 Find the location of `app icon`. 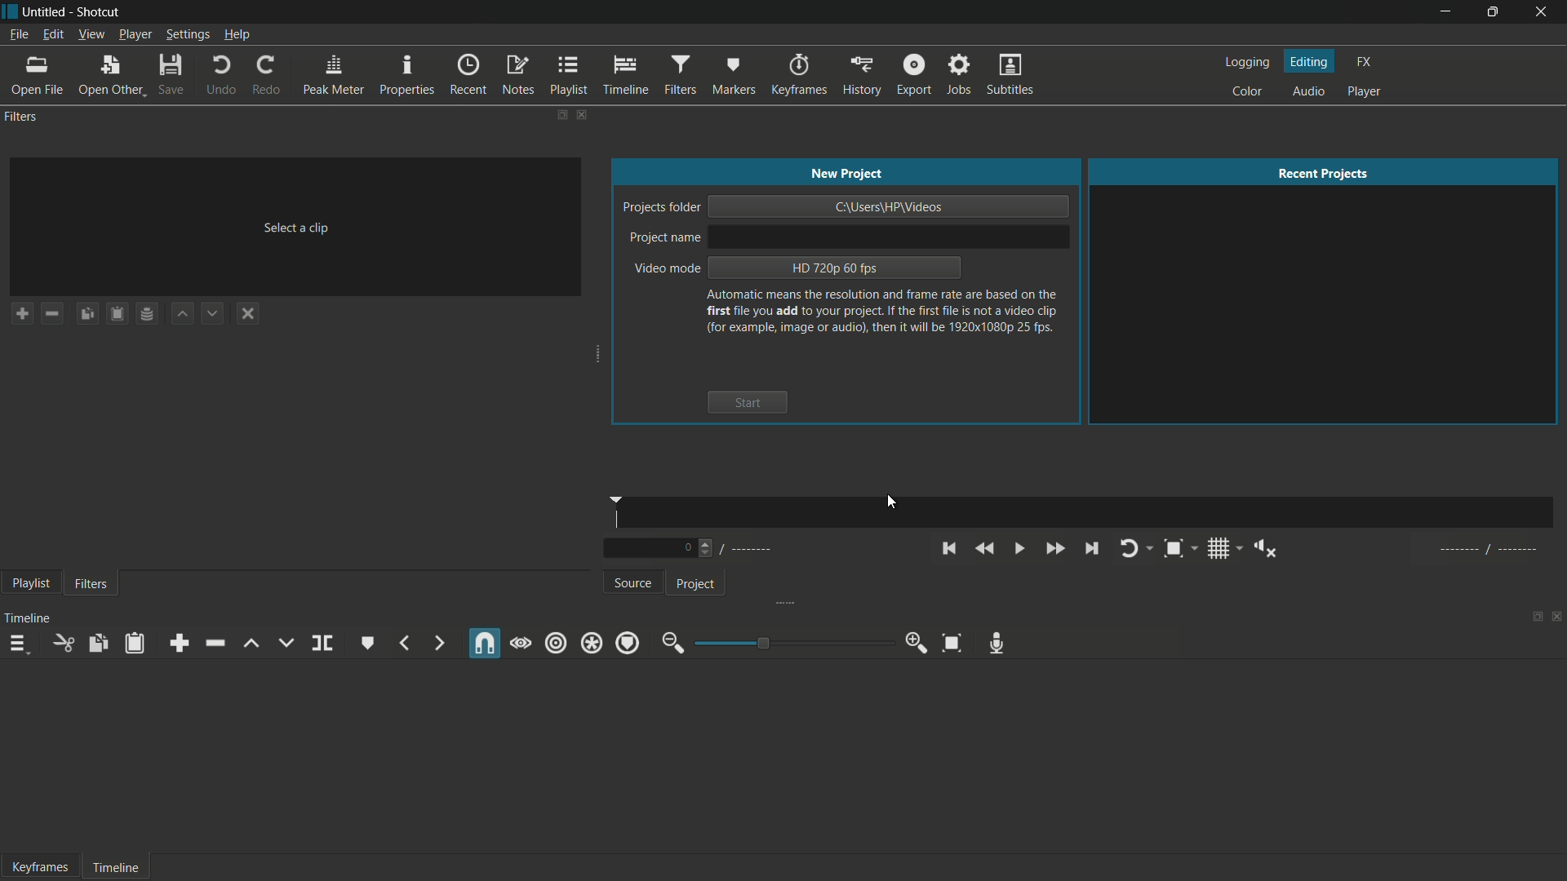

app icon is located at coordinates (10, 10).